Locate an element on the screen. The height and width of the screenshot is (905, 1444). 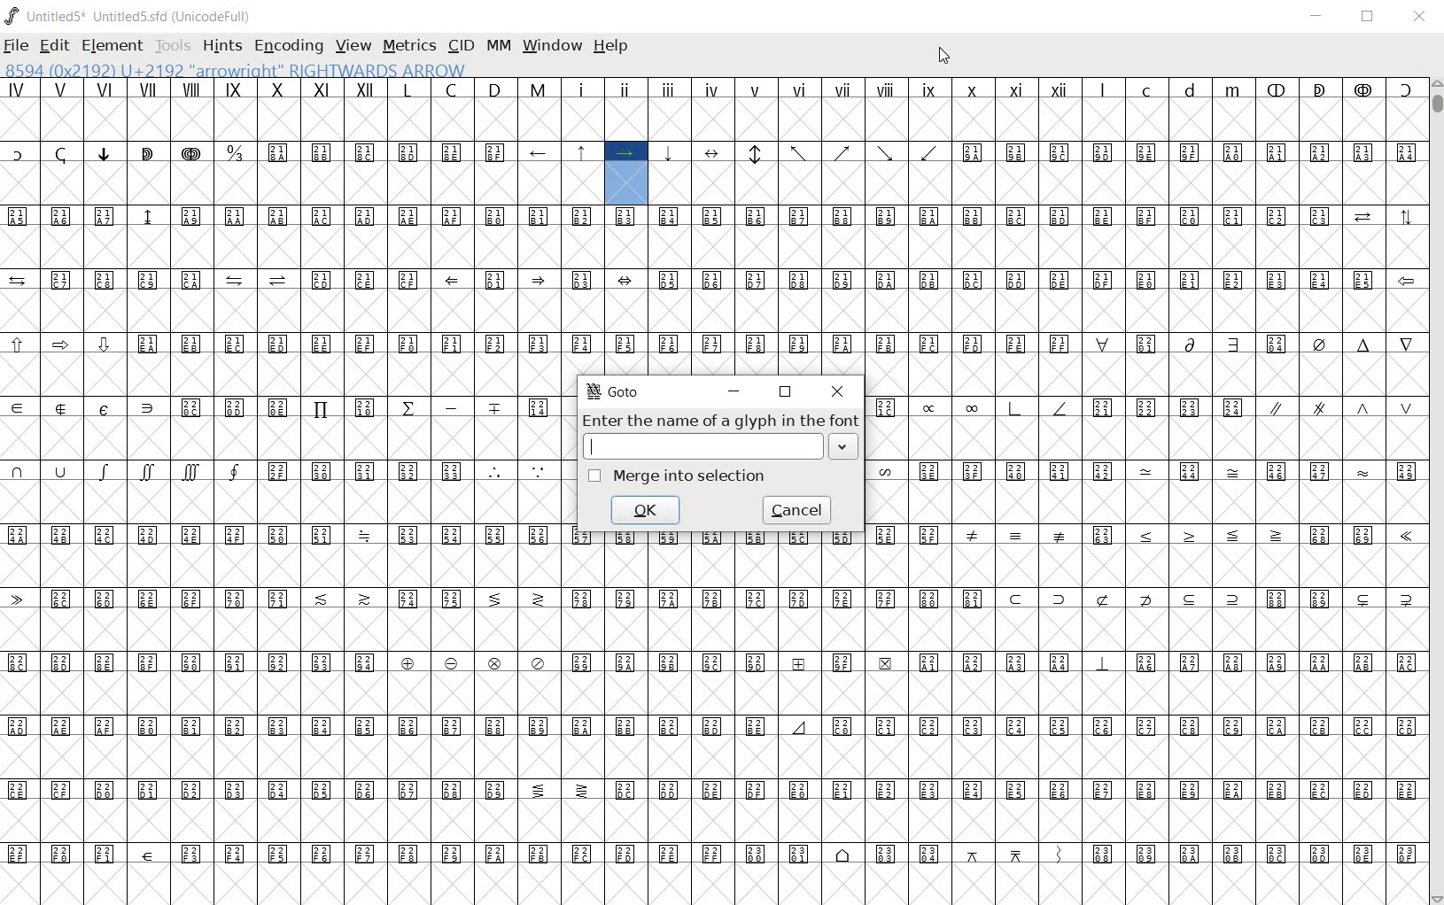
Glyph characters is located at coordinates (994, 746).